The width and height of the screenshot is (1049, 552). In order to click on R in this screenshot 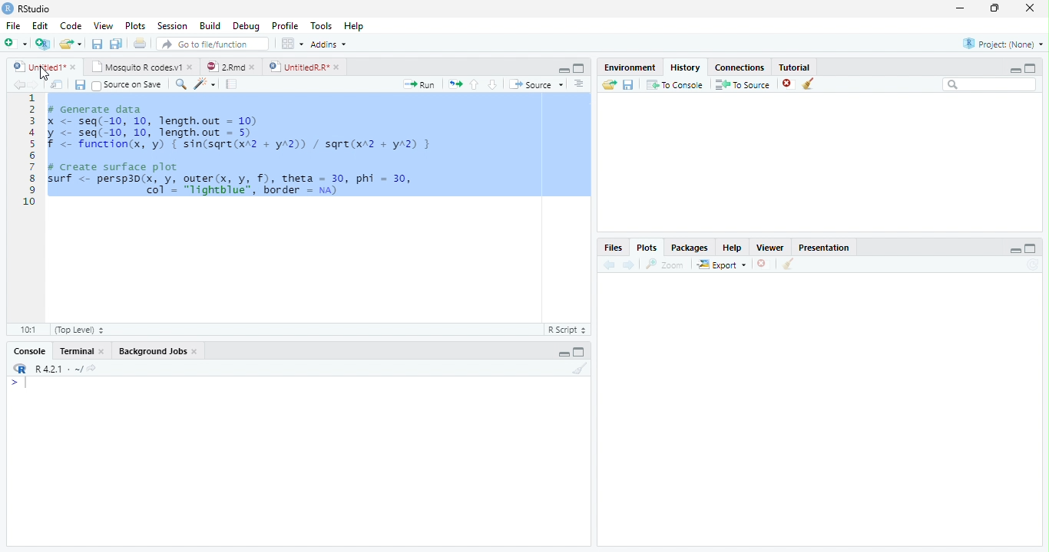, I will do `click(18, 368)`.